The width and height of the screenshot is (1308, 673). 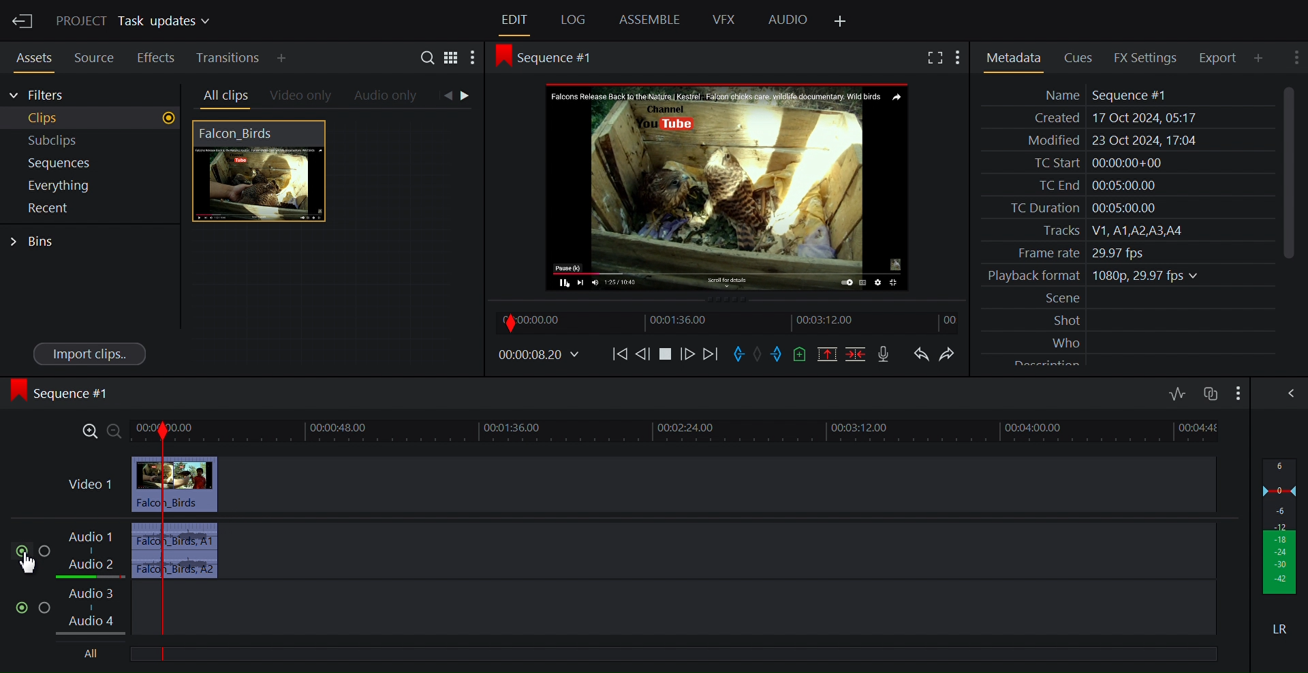 What do you see at coordinates (1150, 57) in the screenshot?
I see `FX Settings` at bounding box center [1150, 57].